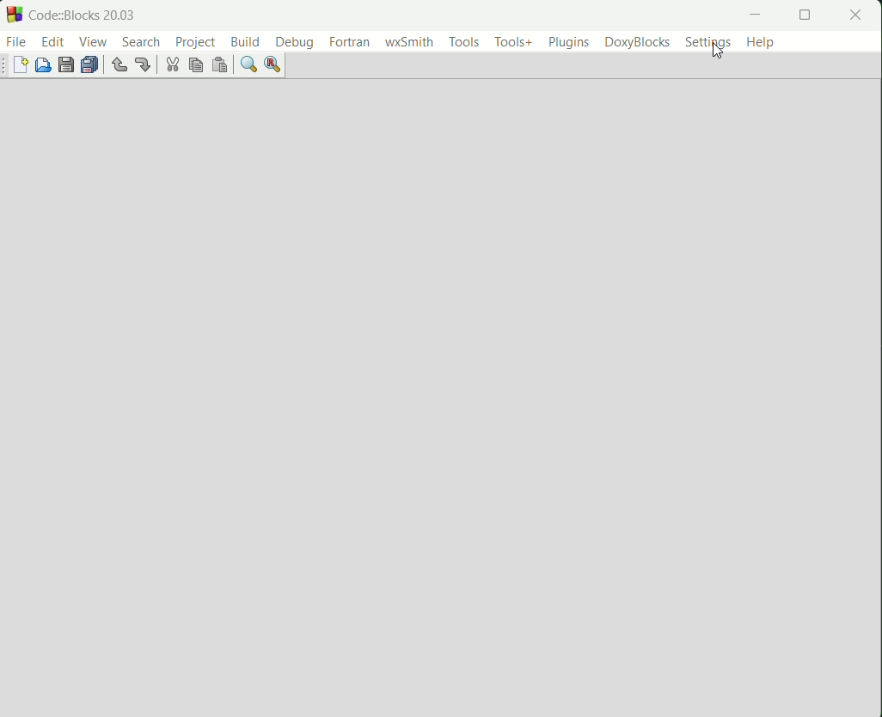 The height and width of the screenshot is (717, 882). I want to click on open, so click(44, 65).